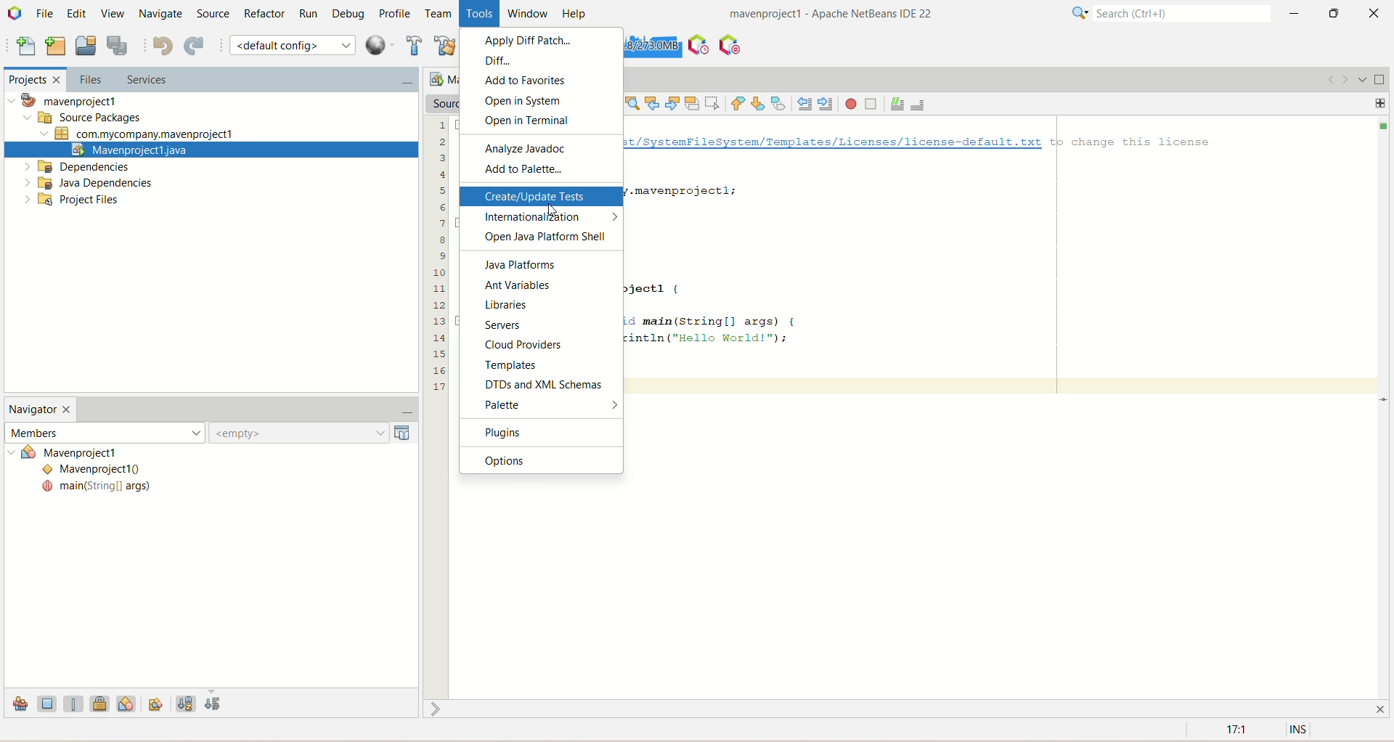  What do you see at coordinates (16, 15) in the screenshot?
I see `logo` at bounding box center [16, 15].